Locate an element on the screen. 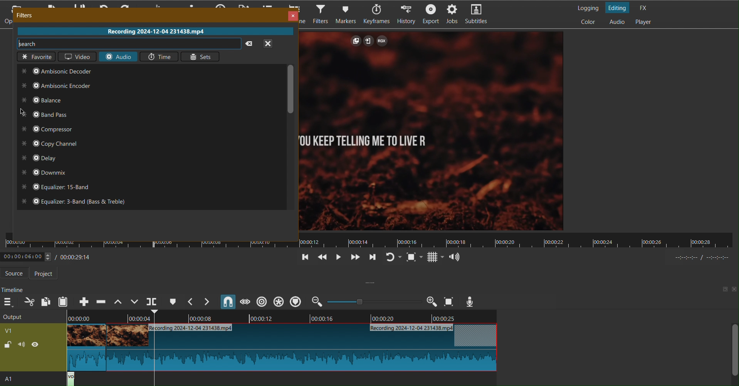 The height and width of the screenshot is (386, 739). Filters is located at coordinates (25, 15).